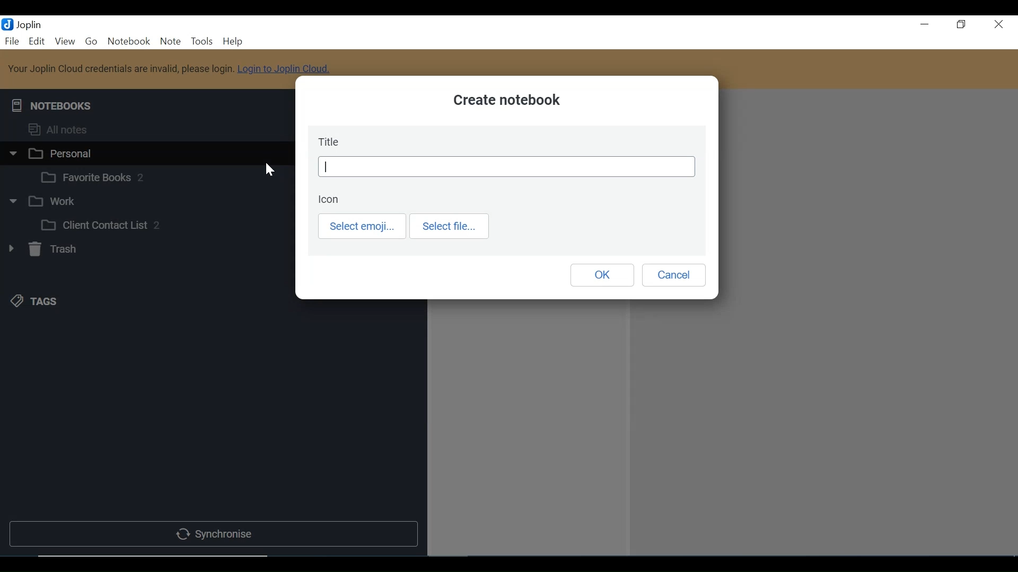  Describe the element at coordinates (13, 42) in the screenshot. I see `File` at that location.